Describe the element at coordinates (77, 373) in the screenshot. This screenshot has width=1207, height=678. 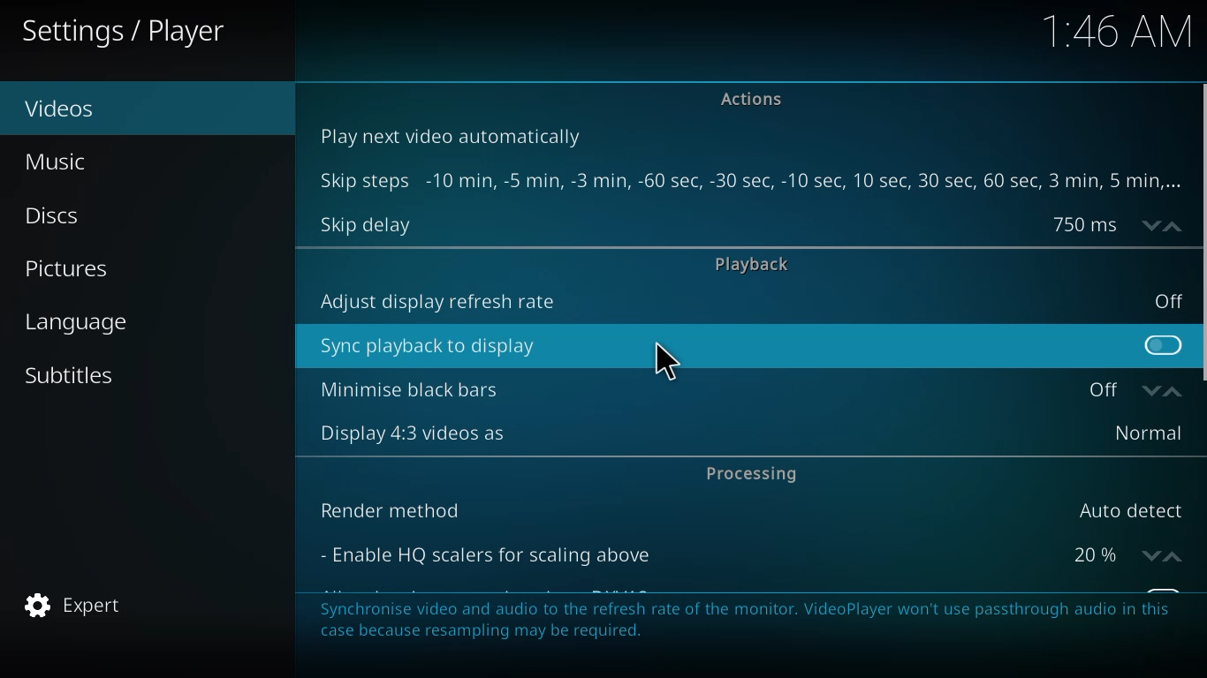
I see `subtitles` at that location.